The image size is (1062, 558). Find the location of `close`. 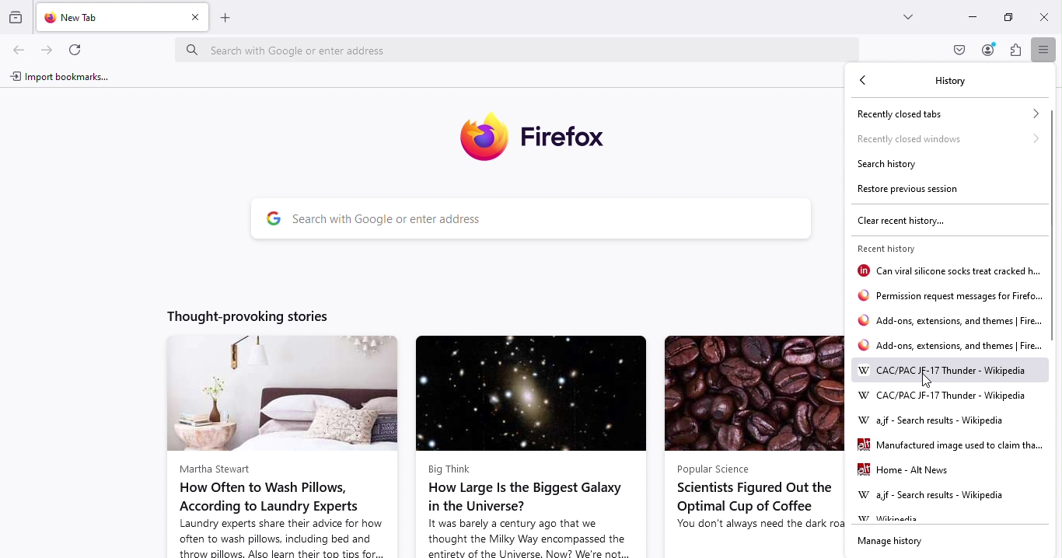

close is located at coordinates (1043, 18).